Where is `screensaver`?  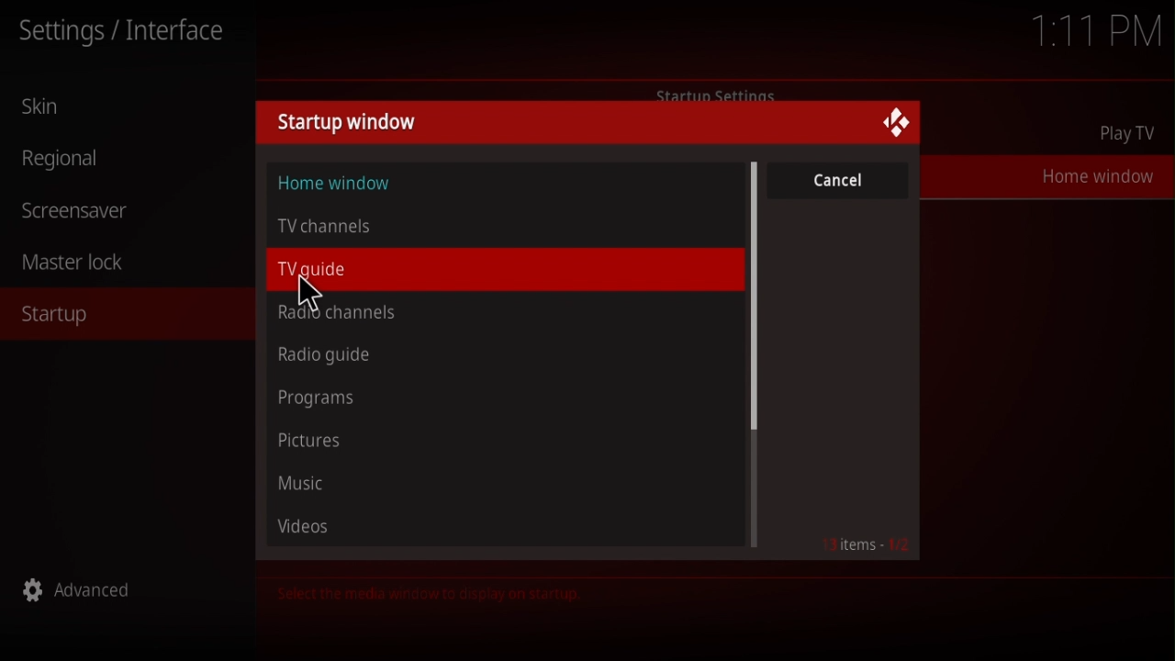
screensaver is located at coordinates (73, 207).